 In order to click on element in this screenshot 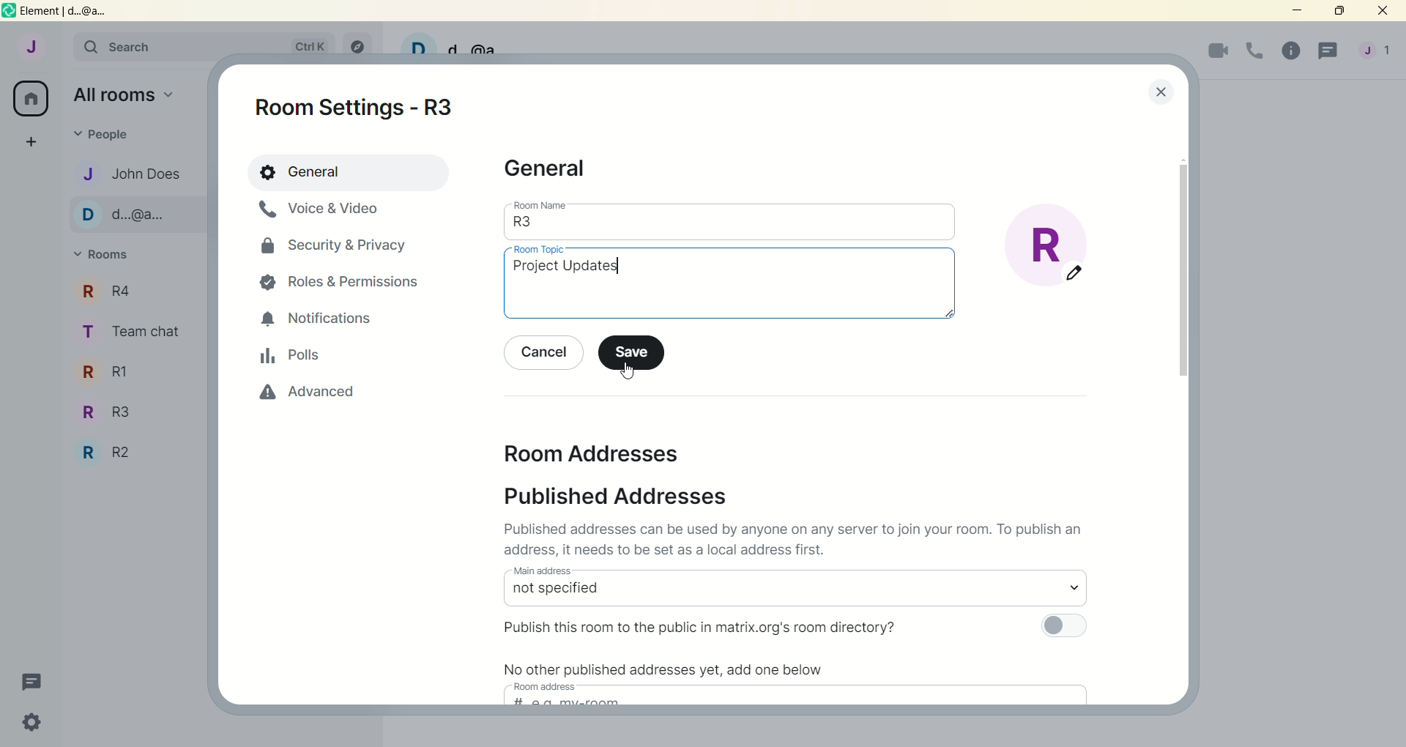, I will do `click(69, 12)`.